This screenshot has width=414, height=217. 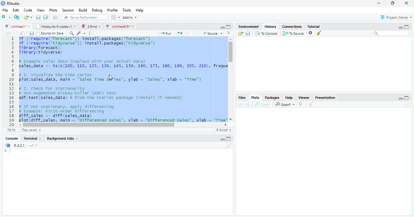 What do you see at coordinates (243, 98) in the screenshot?
I see `Files` at bounding box center [243, 98].